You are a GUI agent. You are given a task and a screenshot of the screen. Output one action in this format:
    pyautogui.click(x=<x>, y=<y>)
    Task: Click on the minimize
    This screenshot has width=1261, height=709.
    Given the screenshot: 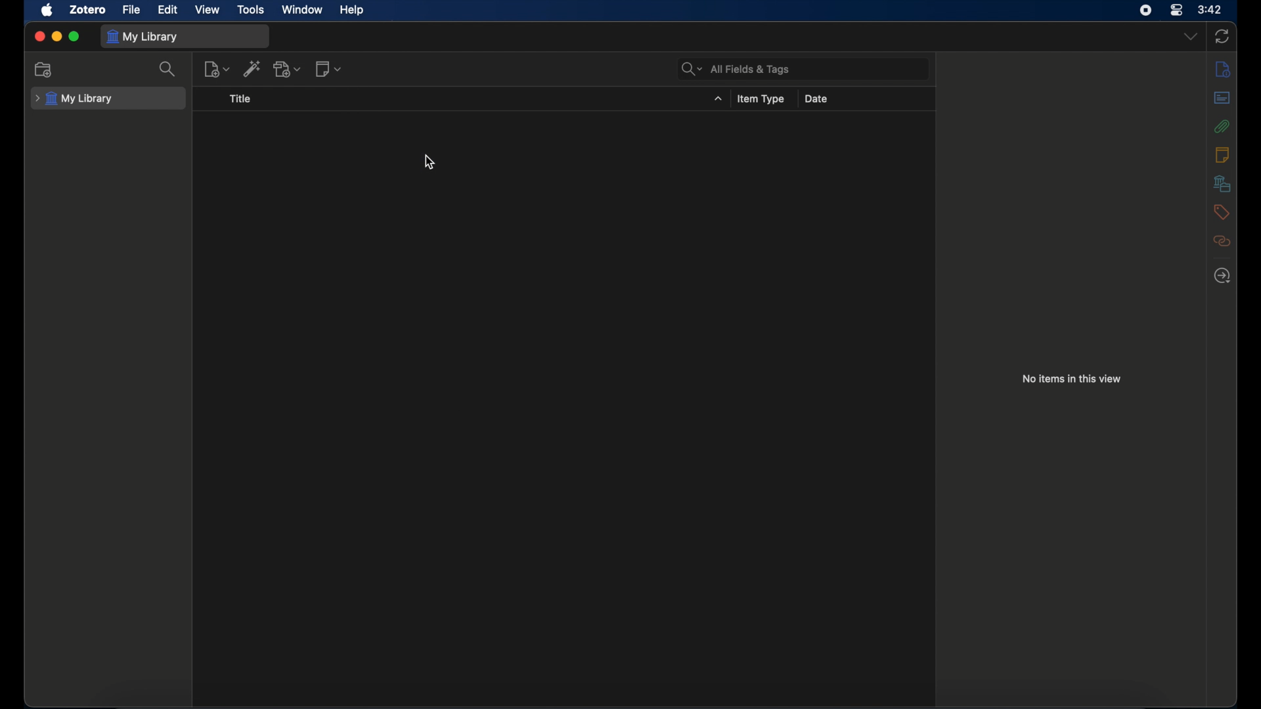 What is the action you would take?
    pyautogui.click(x=56, y=35)
    